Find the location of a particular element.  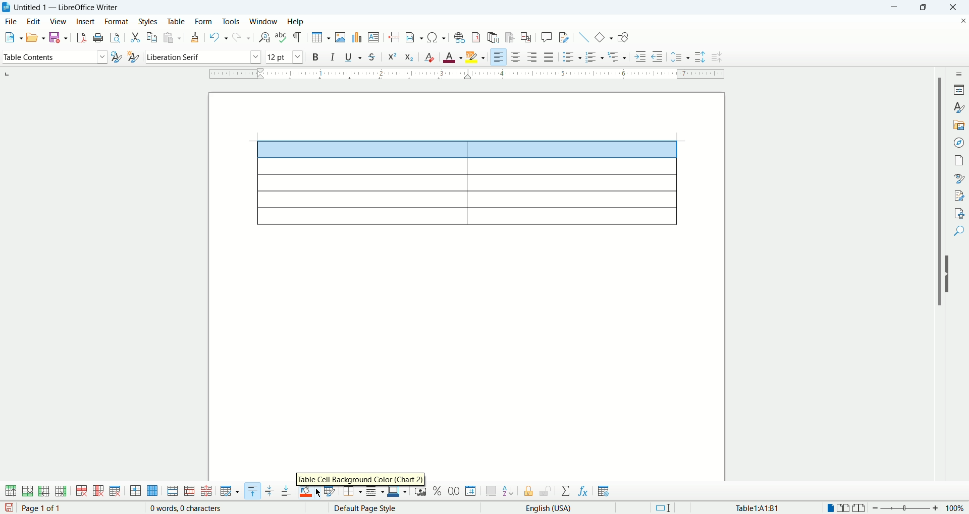

close is located at coordinates (951, 9).